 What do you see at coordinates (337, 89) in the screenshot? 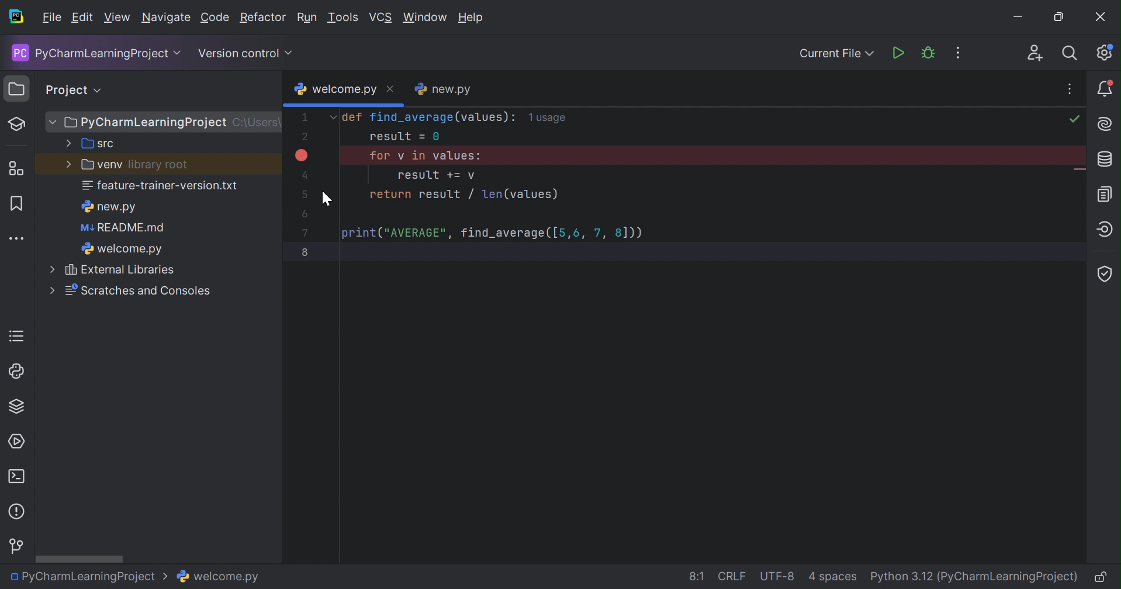
I see `welcome.py` at bounding box center [337, 89].